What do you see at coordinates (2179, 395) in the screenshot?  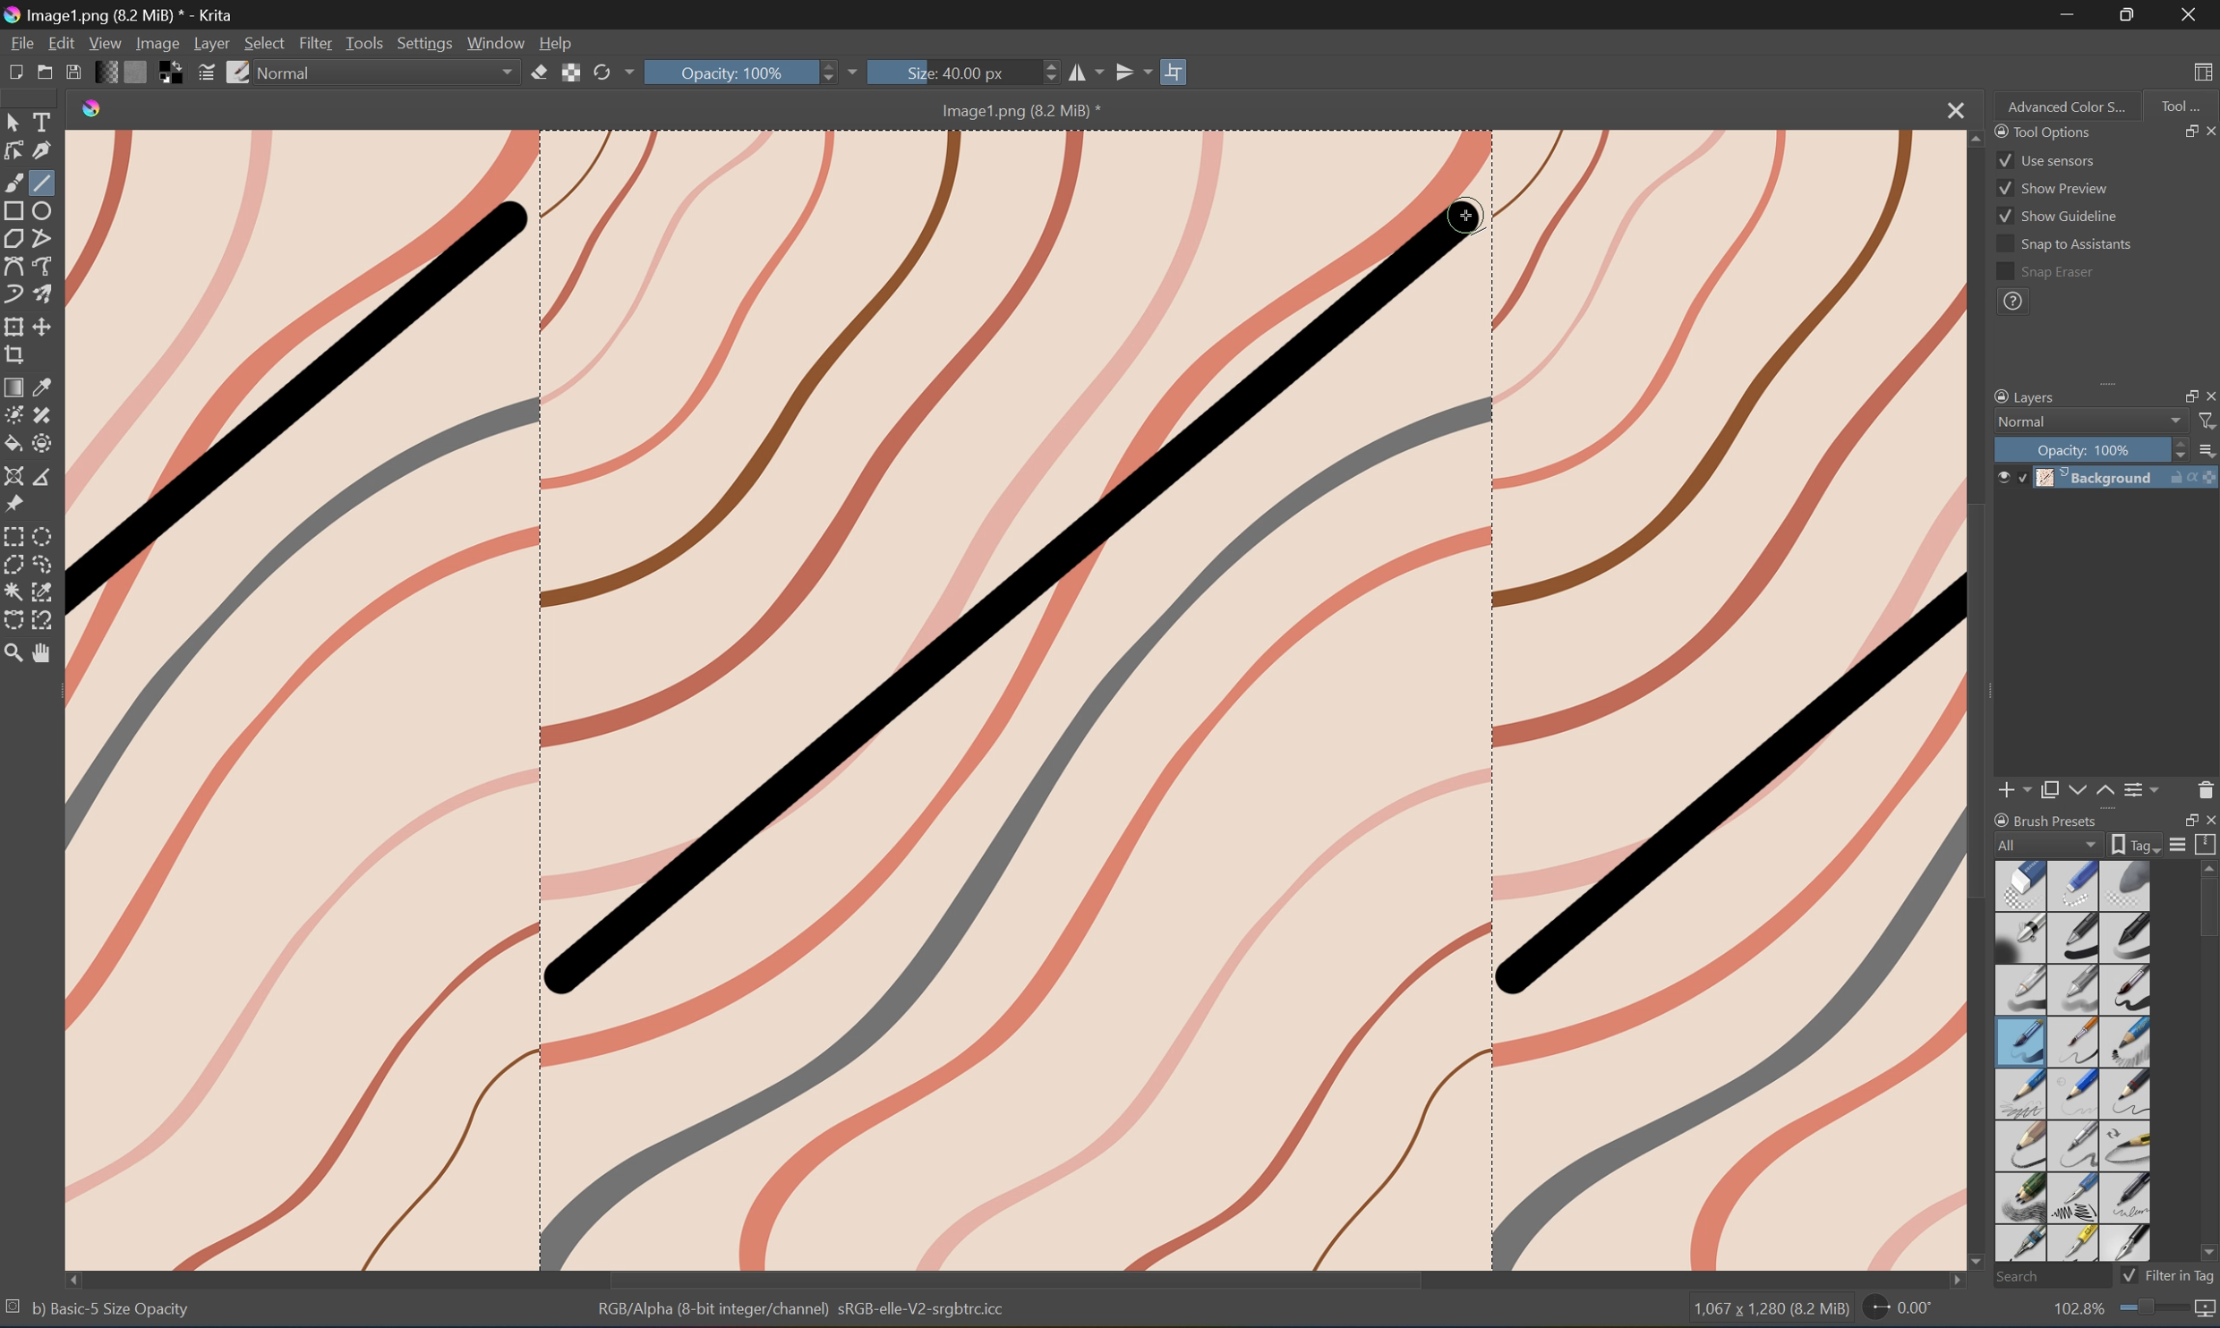 I see `Restore Down` at bounding box center [2179, 395].